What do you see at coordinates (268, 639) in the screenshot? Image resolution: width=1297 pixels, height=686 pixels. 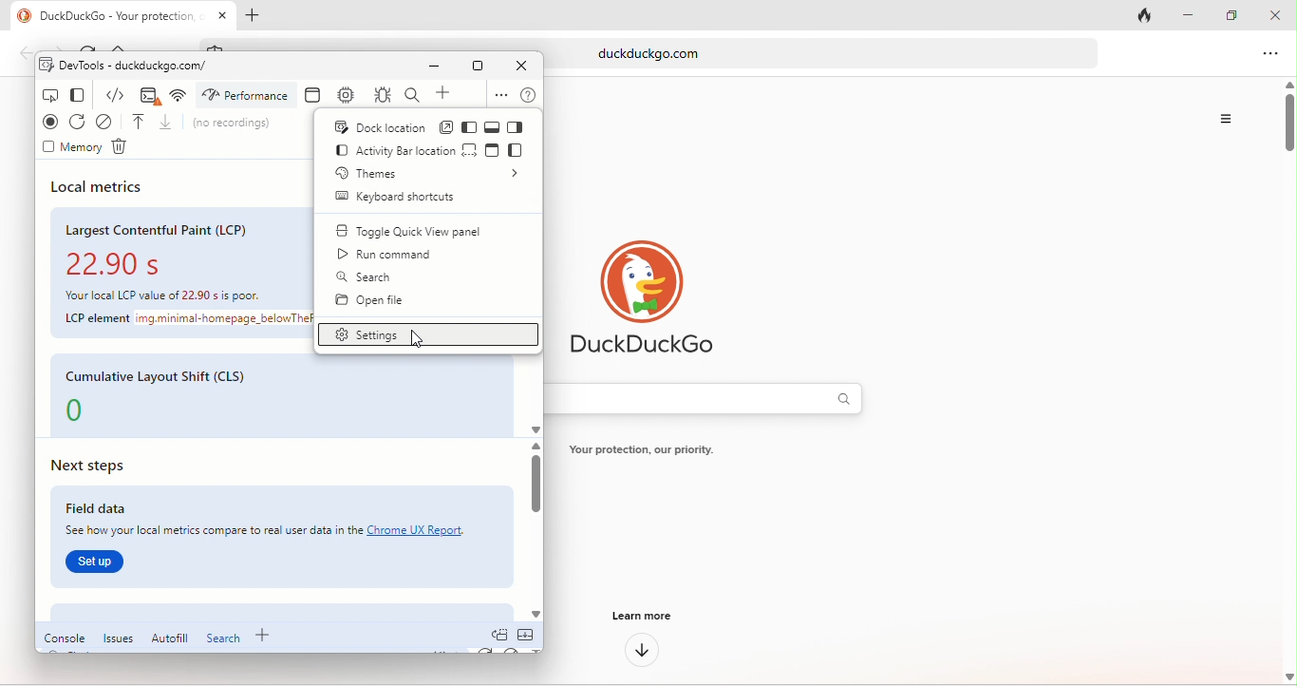 I see `add` at bounding box center [268, 639].